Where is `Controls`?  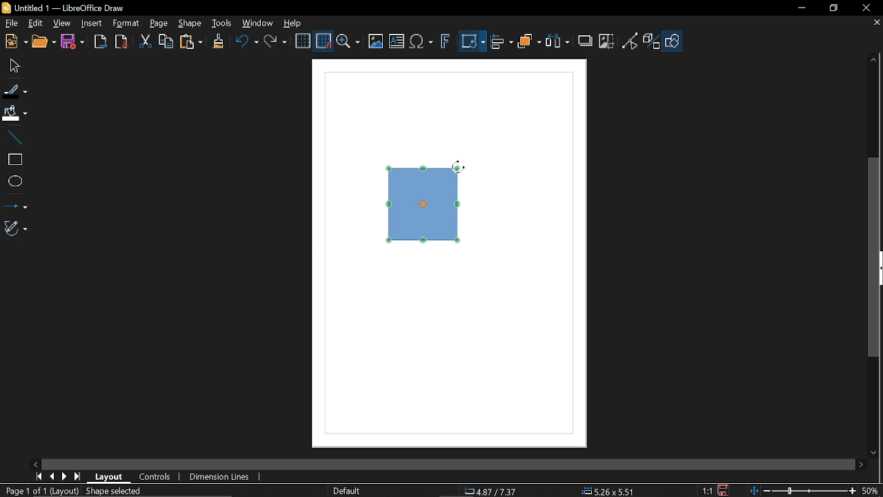
Controls is located at coordinates (155, 477).